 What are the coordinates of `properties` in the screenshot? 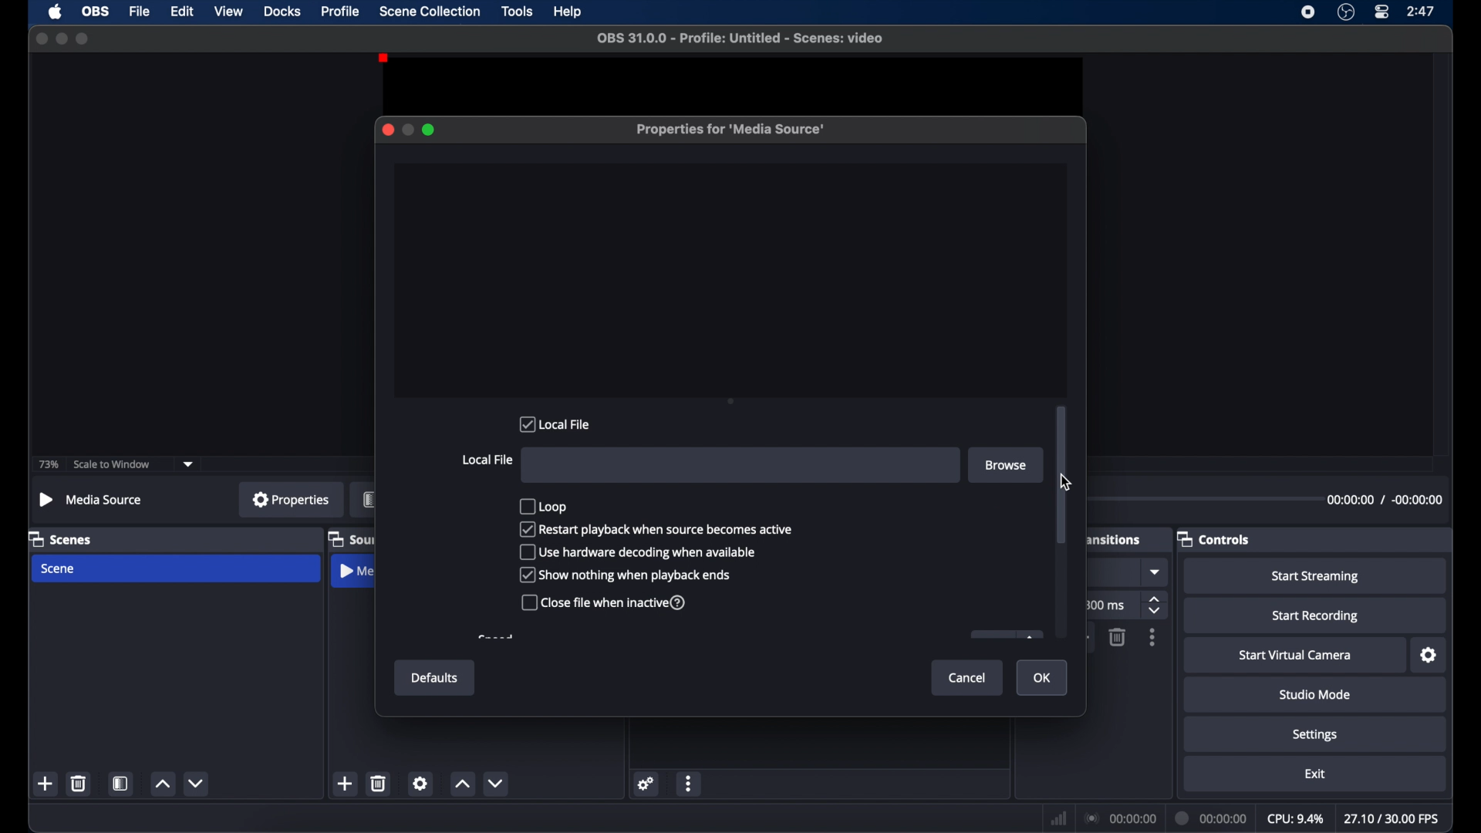 It's located at (292, 499).